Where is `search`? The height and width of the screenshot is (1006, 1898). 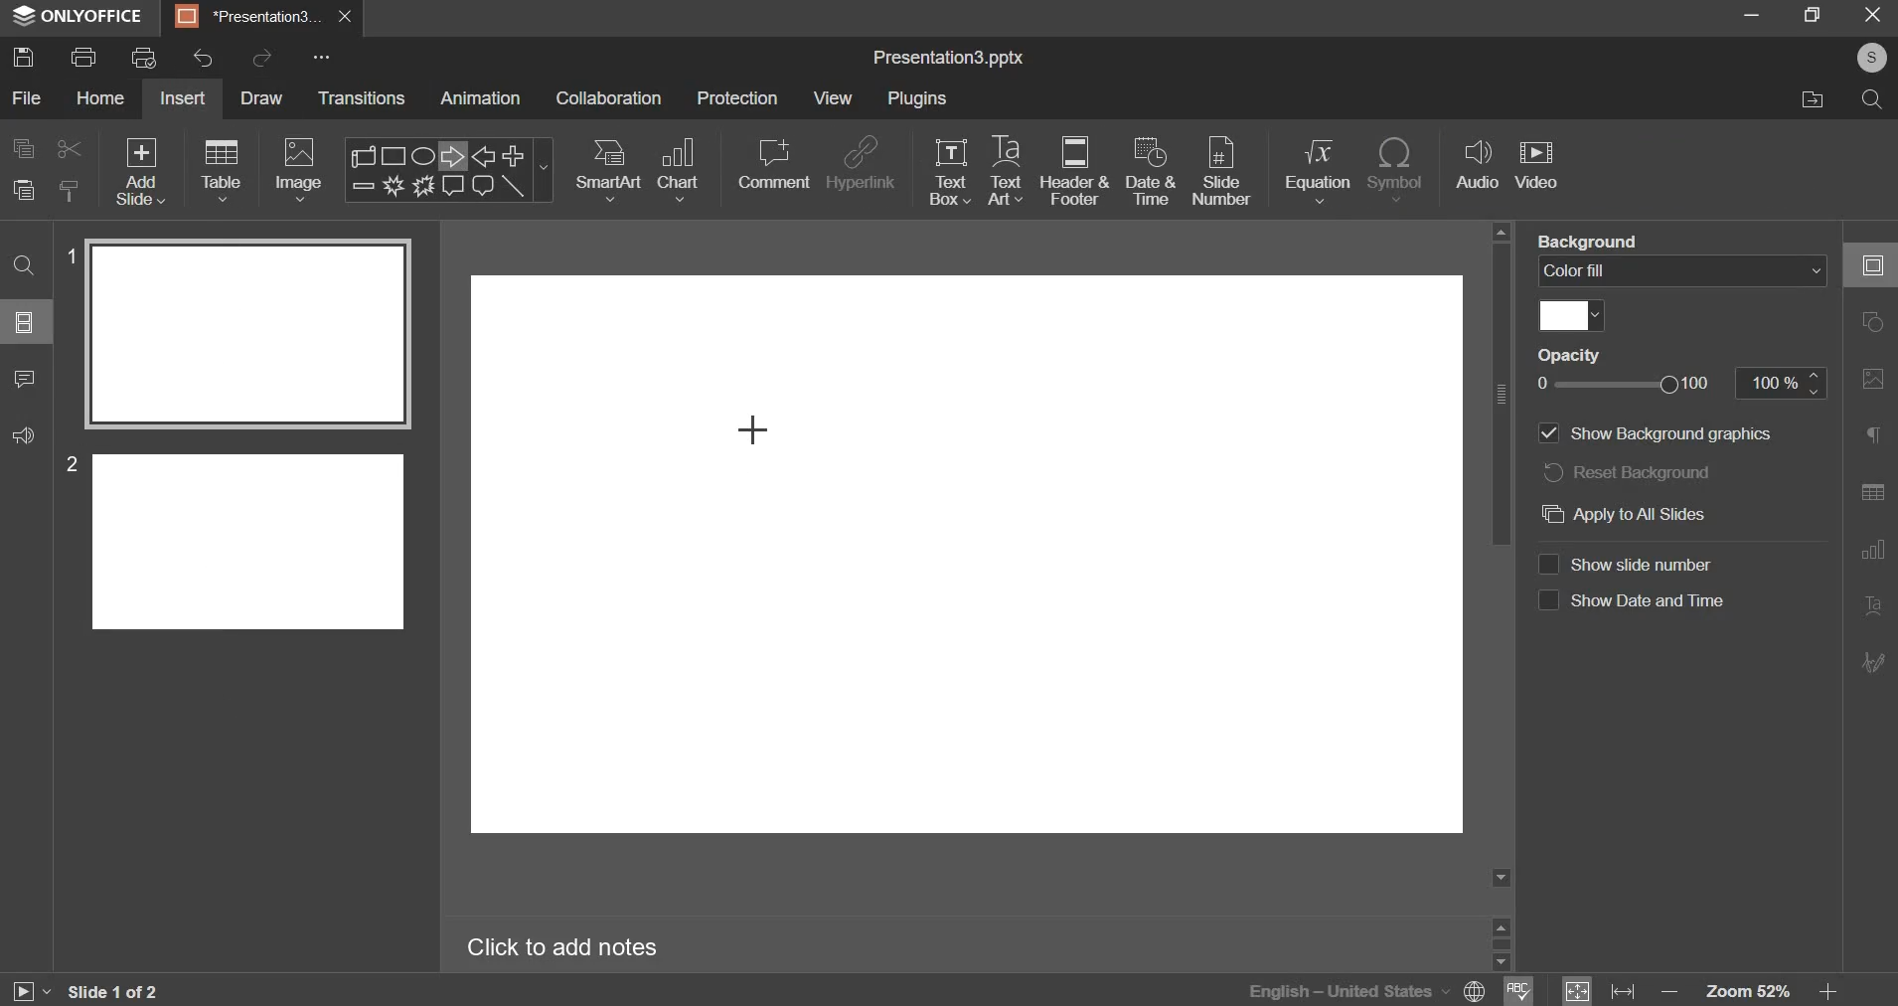
search is located at coordinates (1875, 103).